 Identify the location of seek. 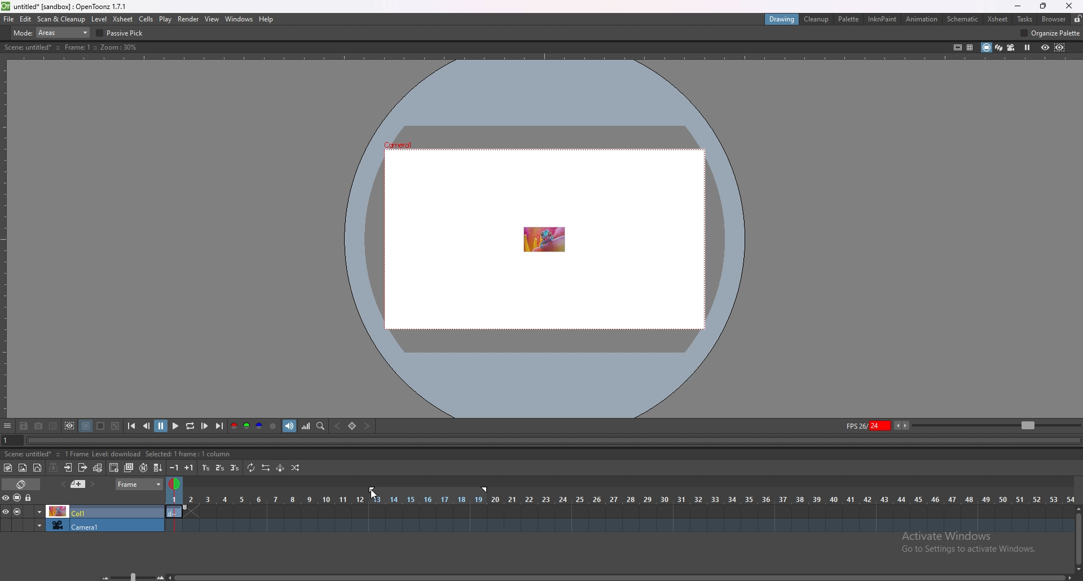
(552, 441).